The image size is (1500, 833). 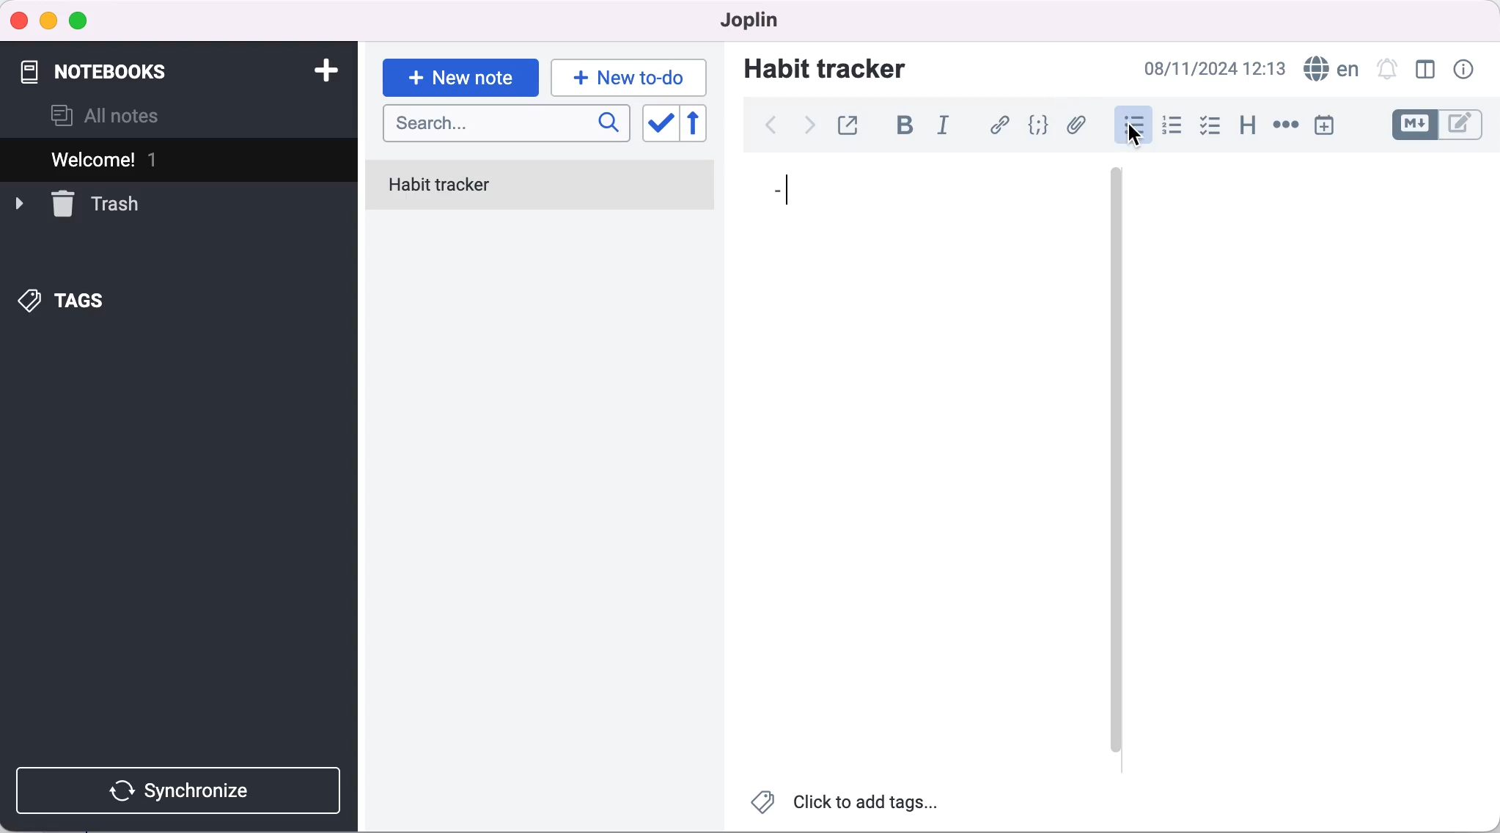 I want to click on horizontal rule, so click(x=1285, y=126).